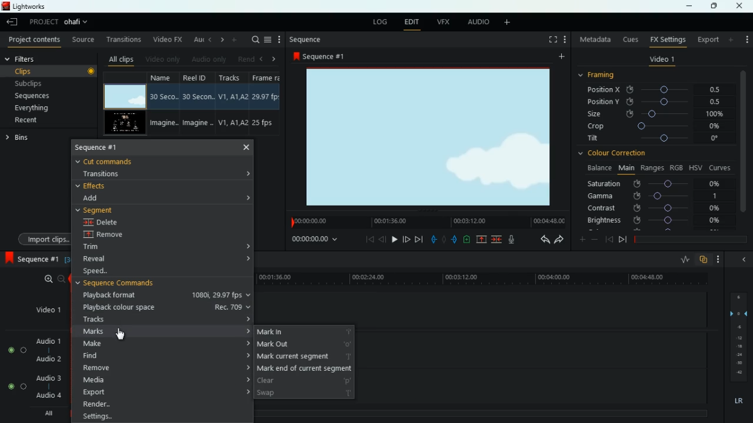 This screenshot has height=423, width=753. What do you see at coordinates (704, 260) in the screenshot?
I see `overlap` at bounding box center [704, 260].